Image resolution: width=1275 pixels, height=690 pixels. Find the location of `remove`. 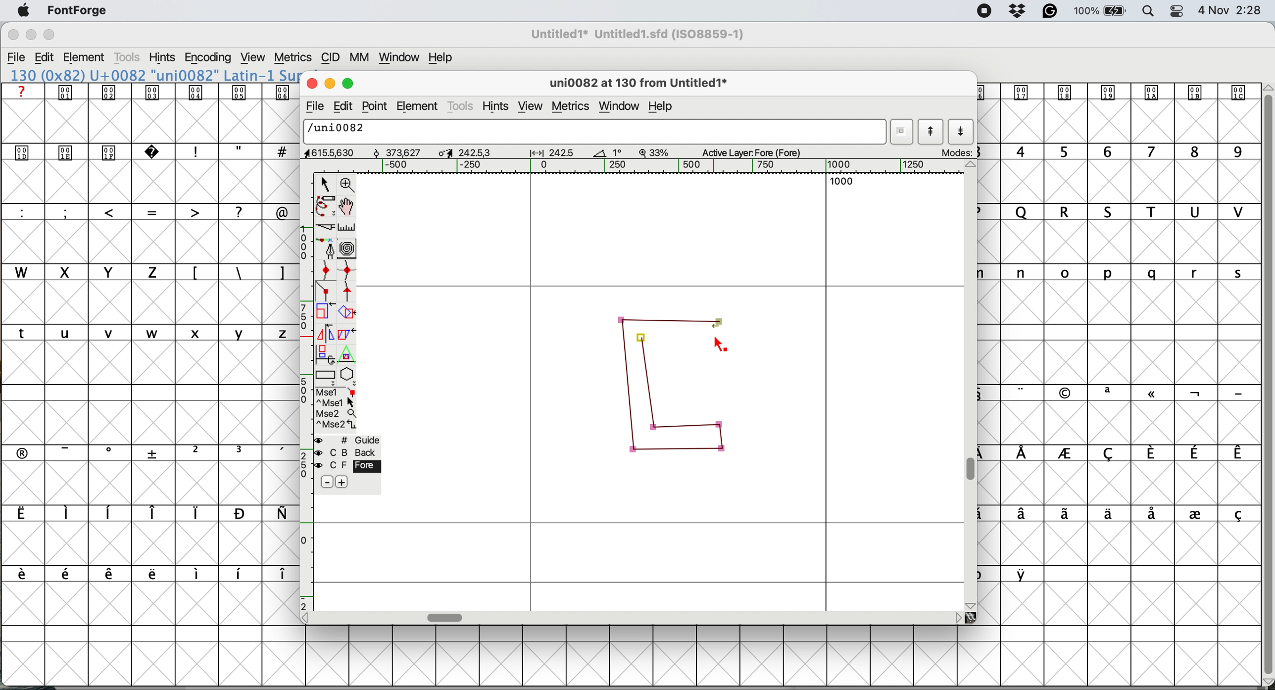

remove is located at coordinates (328, 483).